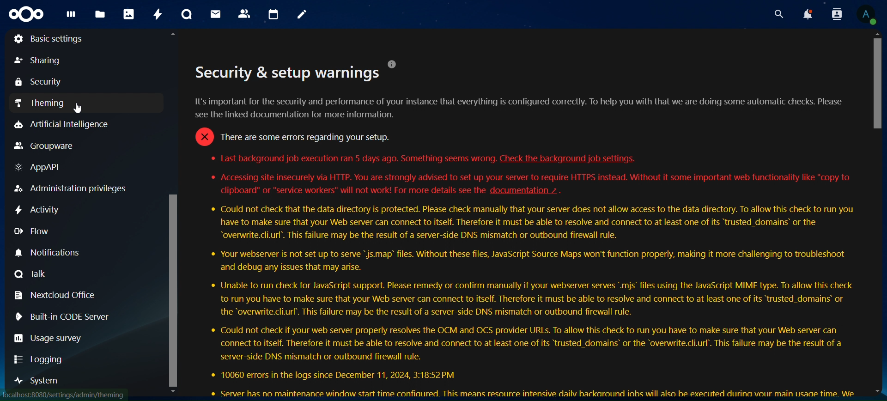 This screenshot has height=401, width=887. Describe the element at coordinates (158, 13) in the screenshot. I see `activity` at that location.